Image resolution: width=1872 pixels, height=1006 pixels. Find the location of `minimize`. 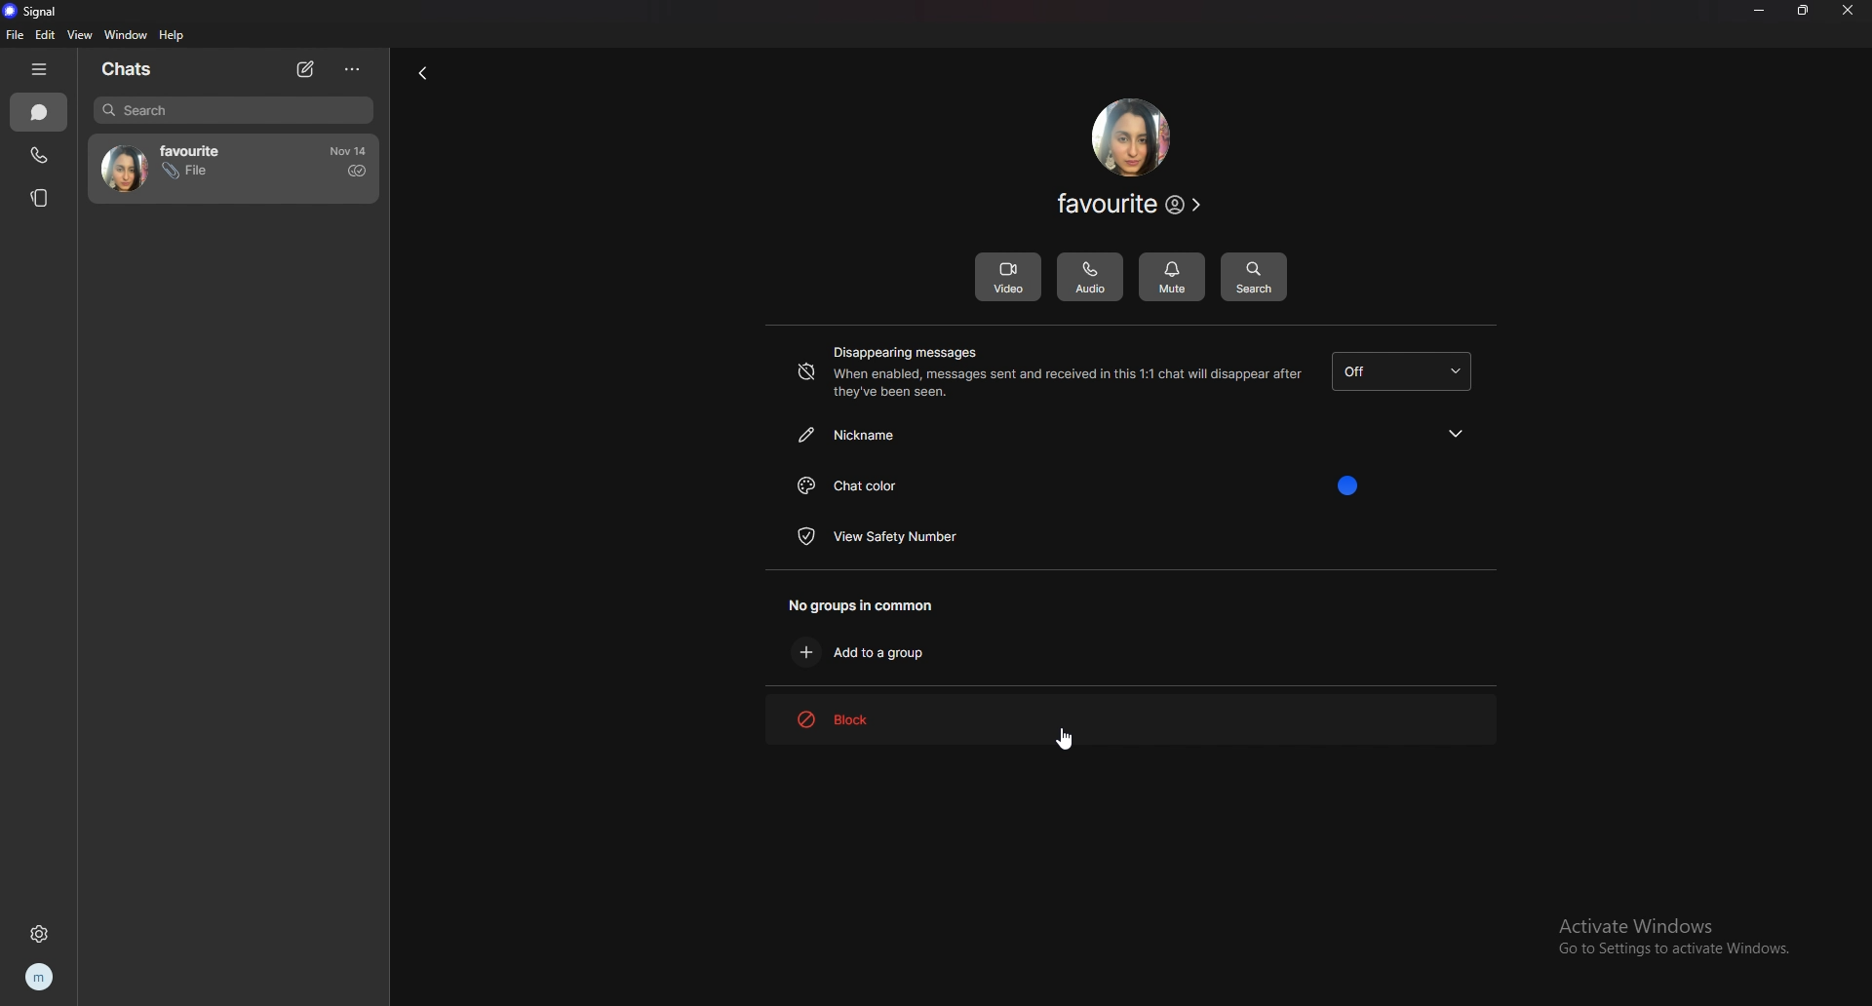

minimize is located at coordinates (1758, 12).